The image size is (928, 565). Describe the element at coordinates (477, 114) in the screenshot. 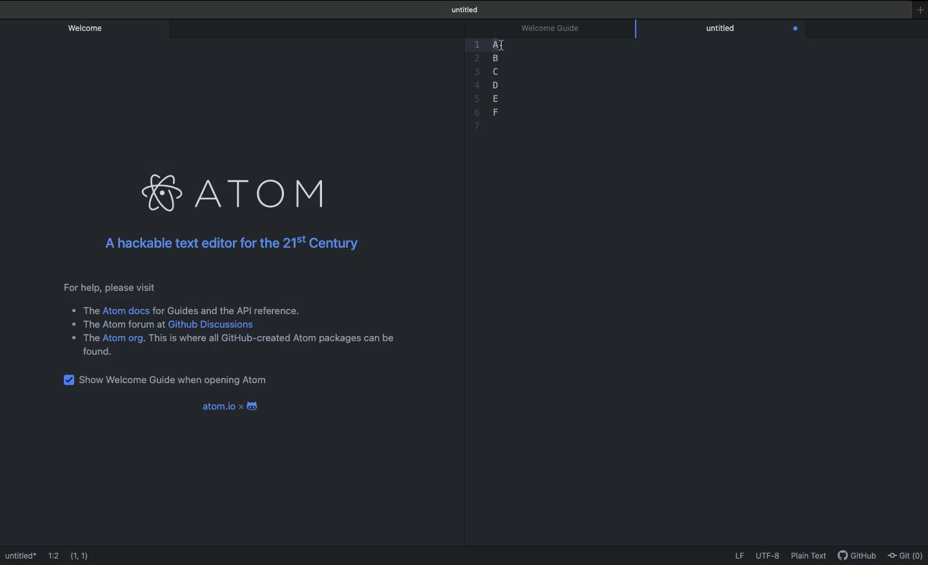

I see `6` at that location.